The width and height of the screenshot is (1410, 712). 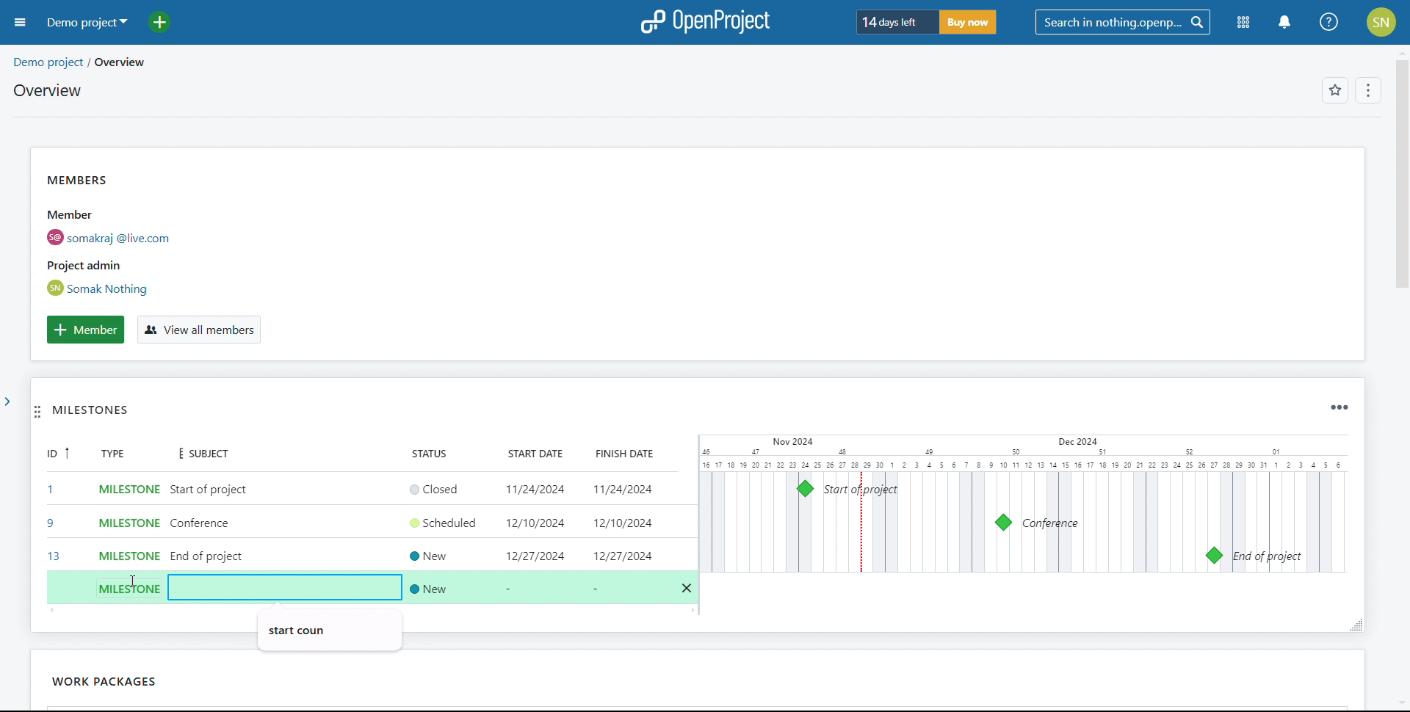 What do you see at coordinates (1352, 624) in the screenshot?
I see `resize widget` at bounding box center [1352, 624].